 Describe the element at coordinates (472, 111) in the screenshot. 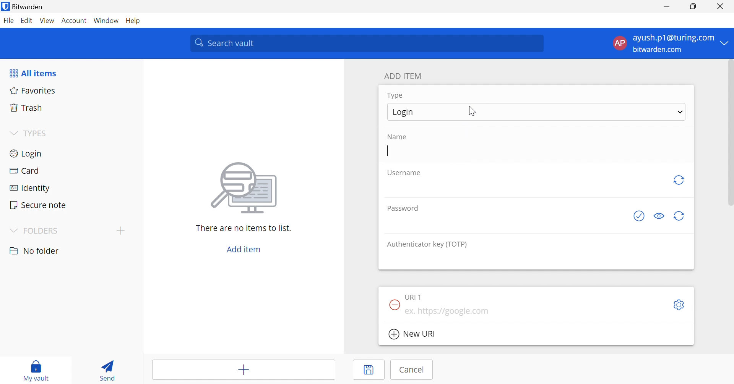

I see `Cursor` at that location.